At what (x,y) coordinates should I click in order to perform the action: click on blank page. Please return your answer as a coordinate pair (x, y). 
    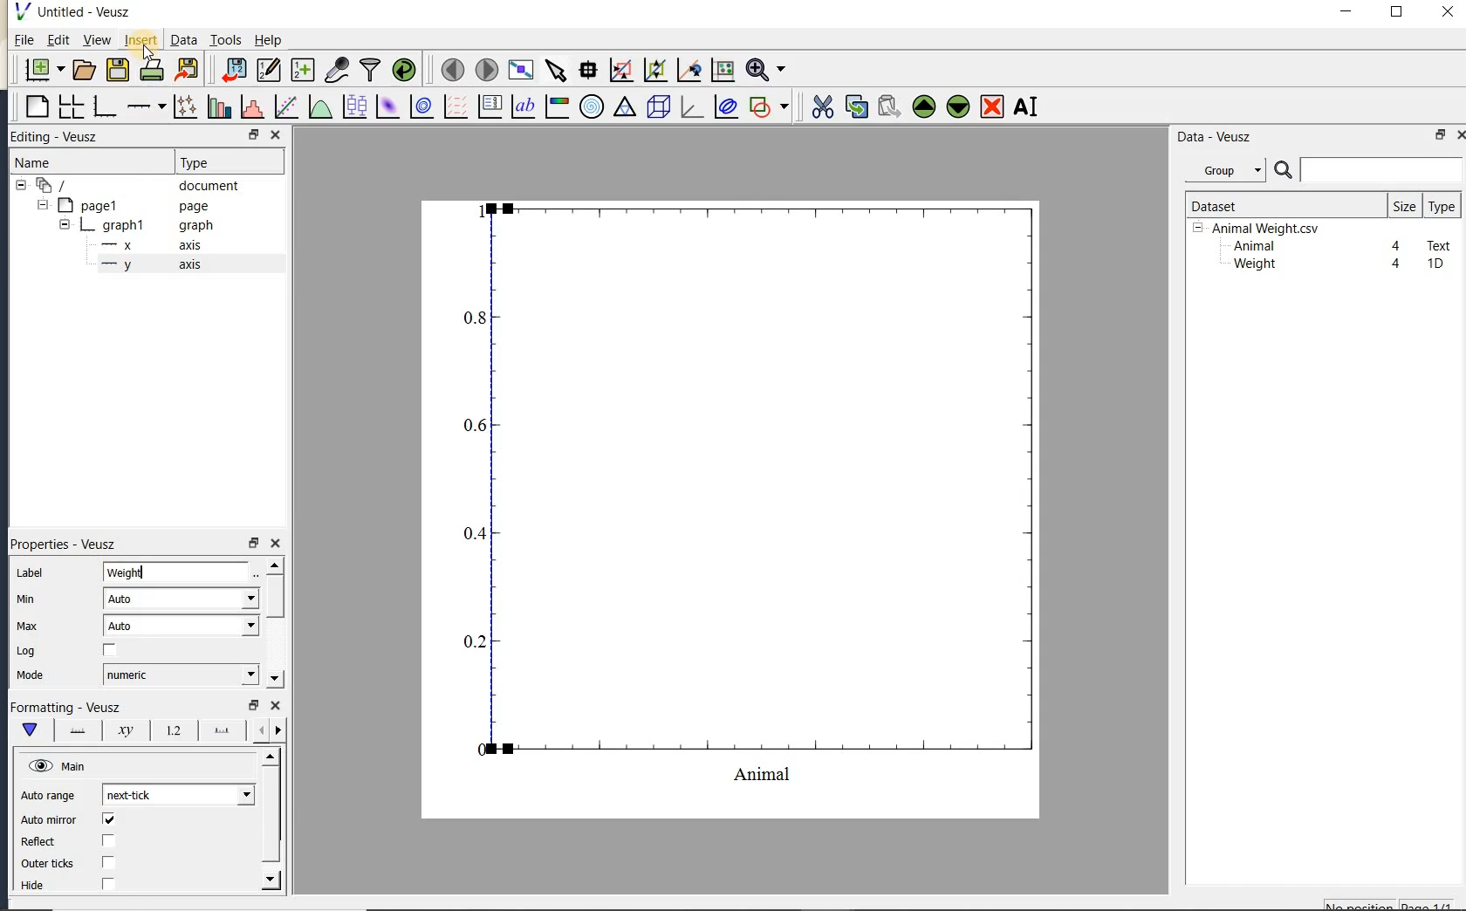
    Looking at the image, I should click on (35, 107).